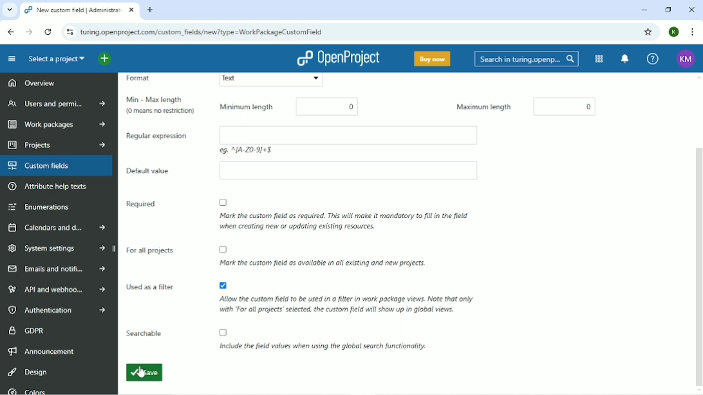 This screenshot has height=395, width=703. What do you see at coordinates (698, 232) in the screenshot?
I see `vertical scroll bar` at bounding box center [698, 232].